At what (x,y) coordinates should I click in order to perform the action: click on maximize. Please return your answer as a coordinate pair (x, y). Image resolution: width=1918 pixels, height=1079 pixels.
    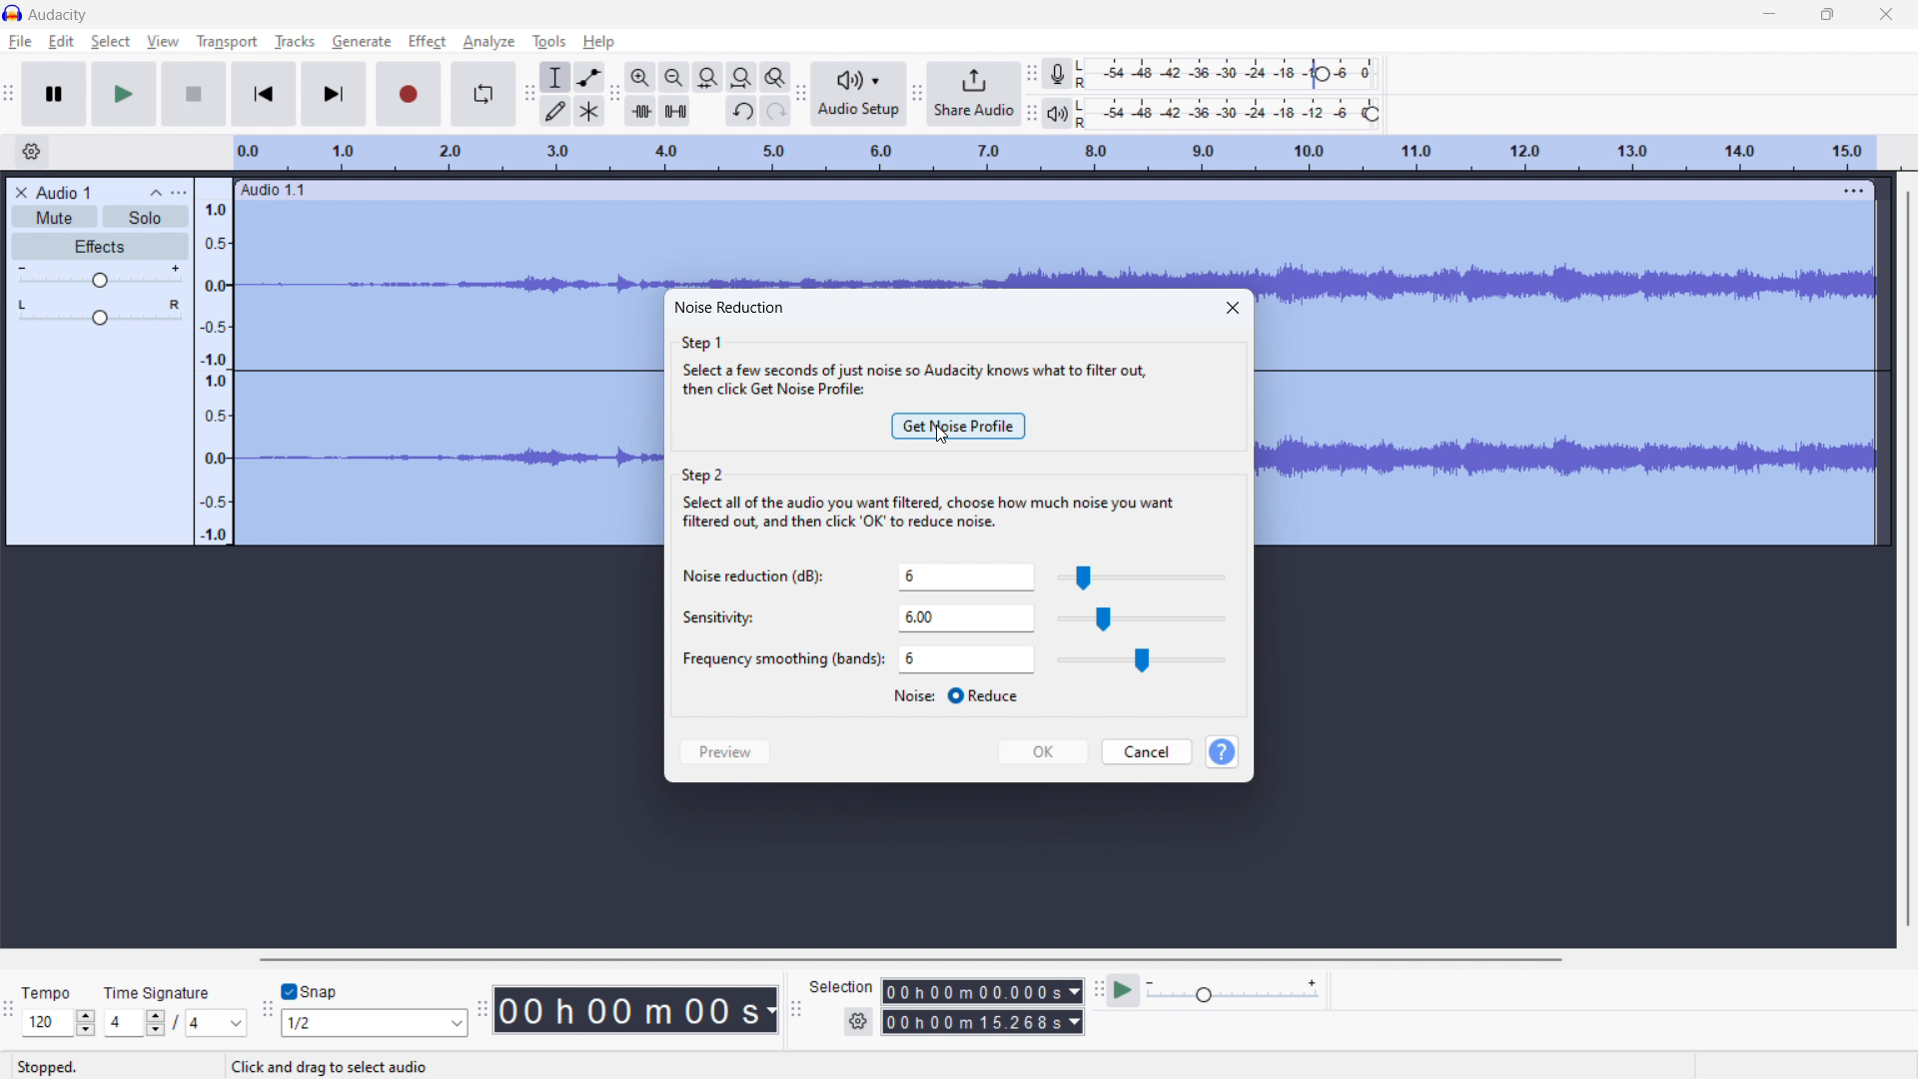
    Looking at the image, I should click on (1827, 16).